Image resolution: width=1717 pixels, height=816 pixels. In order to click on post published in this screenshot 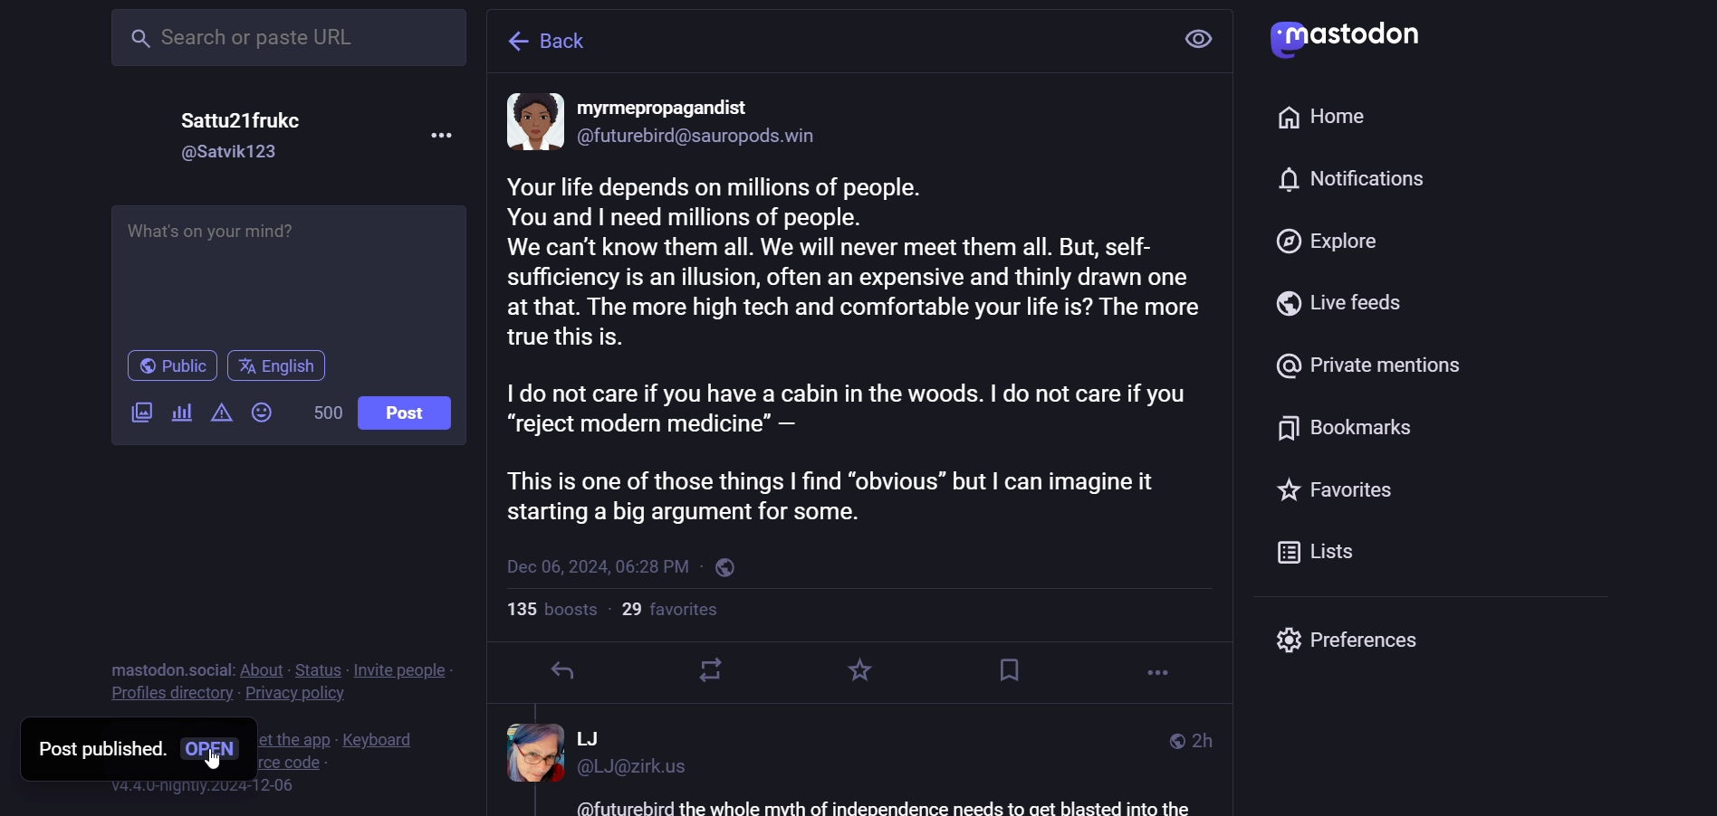, I will do `click(97, 752)`.